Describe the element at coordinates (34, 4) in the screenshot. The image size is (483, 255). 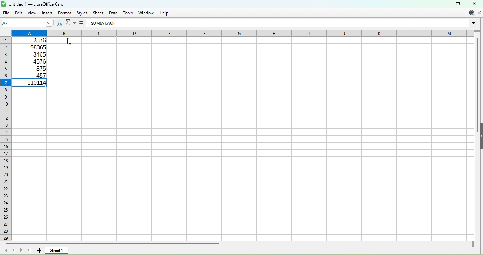
I see `Untitled 1 — LibreOffice Calc` at that location.